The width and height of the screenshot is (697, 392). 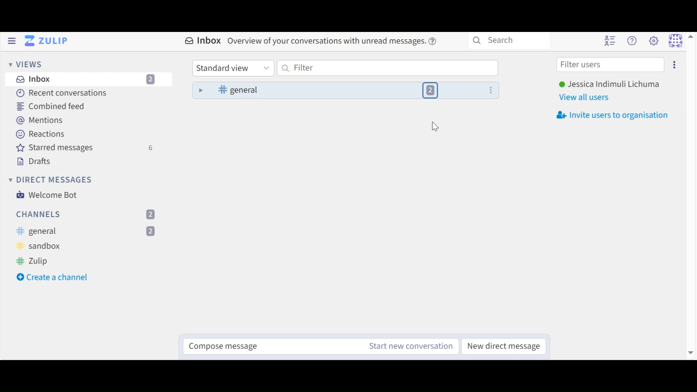 What do you see at coordinates (435, 128) in the screenshot?
I see `cursor` at bounding box center [435, 128].